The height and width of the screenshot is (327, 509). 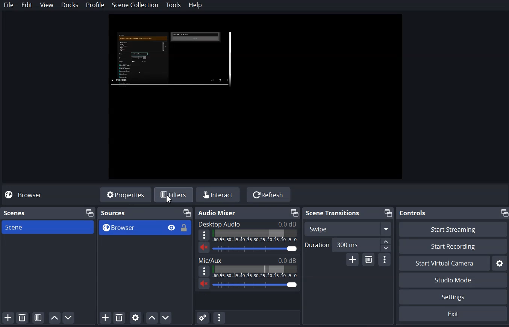 What do you see at coordinates (135, 318) in the screenshot?
I see `Open Source Properties` at bounding box center [135, 318].